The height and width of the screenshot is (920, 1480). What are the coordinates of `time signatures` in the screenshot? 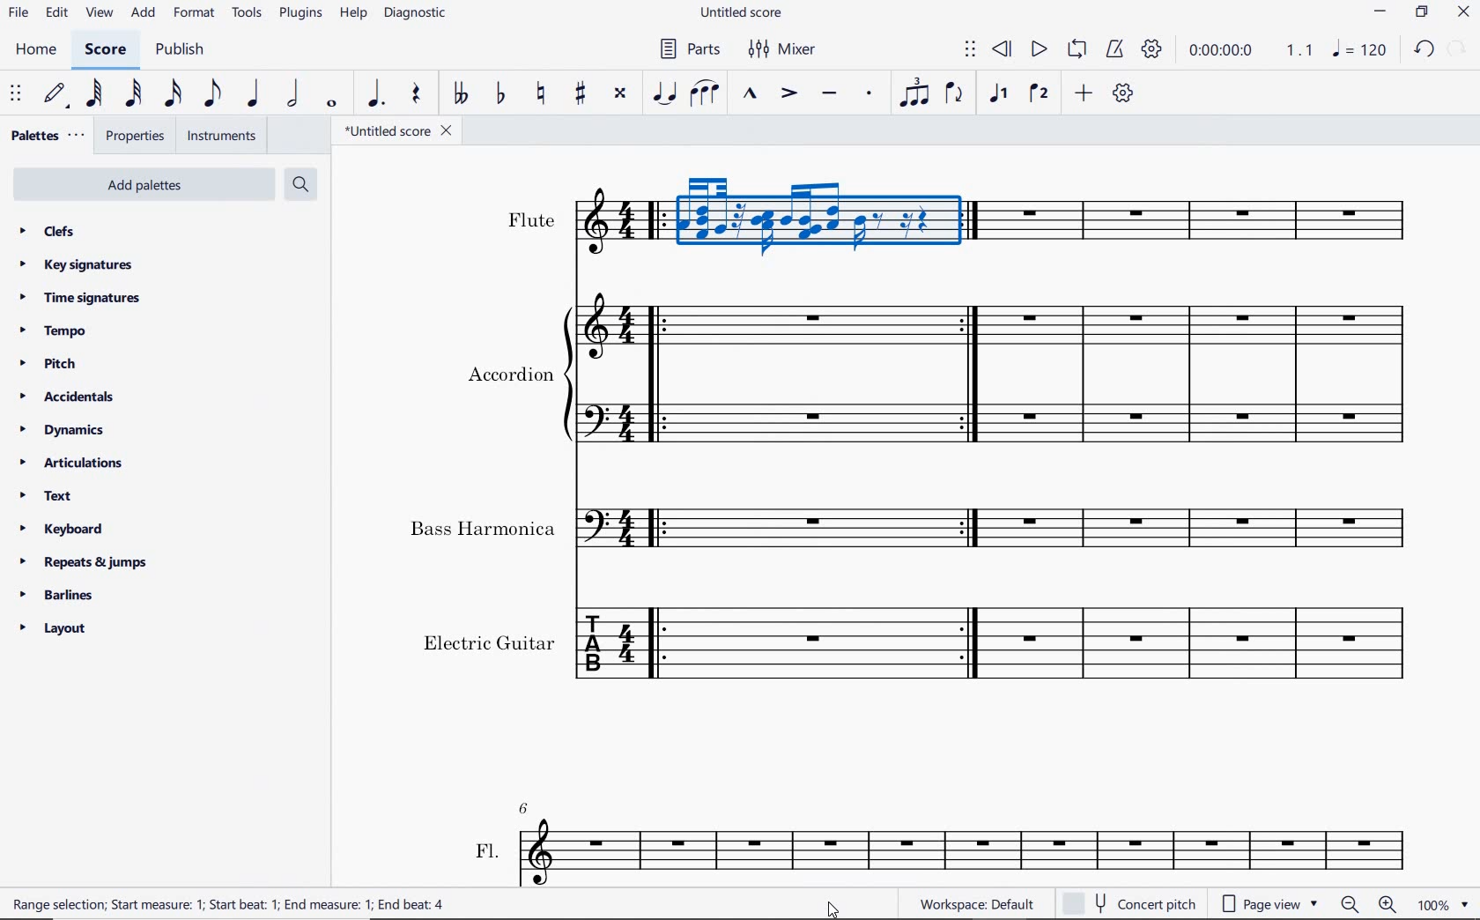 It's located at (82, 301).